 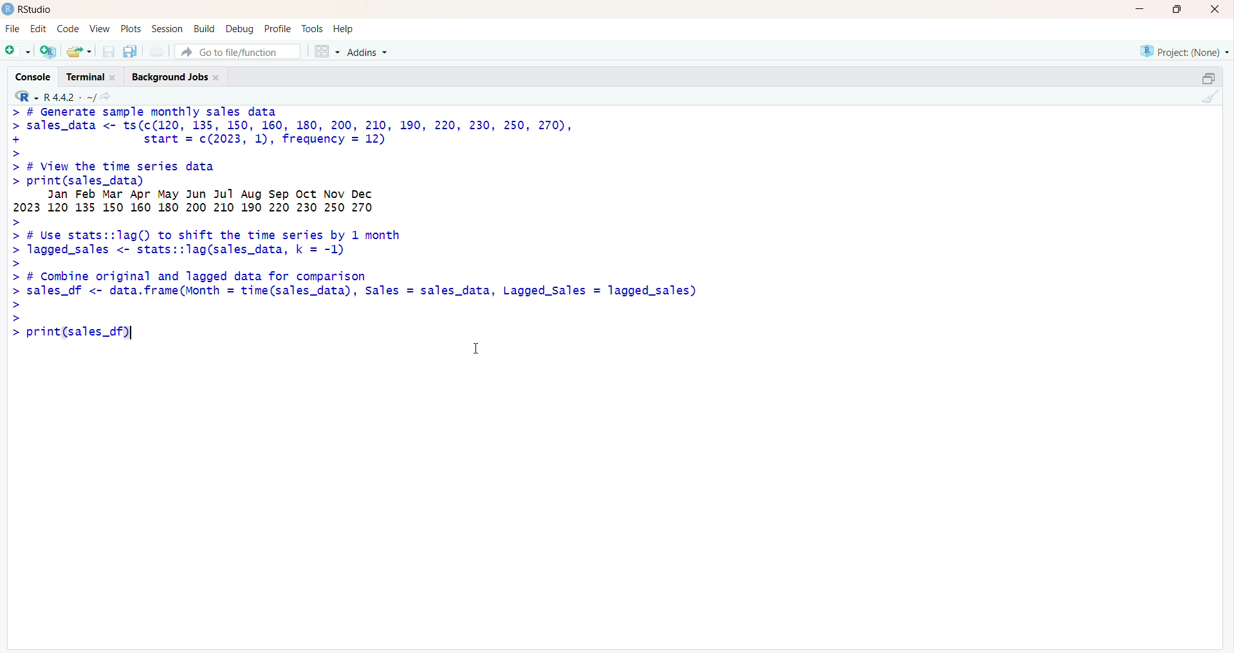 What do you see at coordinates (50, 51) in the screenshot?
I see `create a new project` at bounding box center [50, 51].